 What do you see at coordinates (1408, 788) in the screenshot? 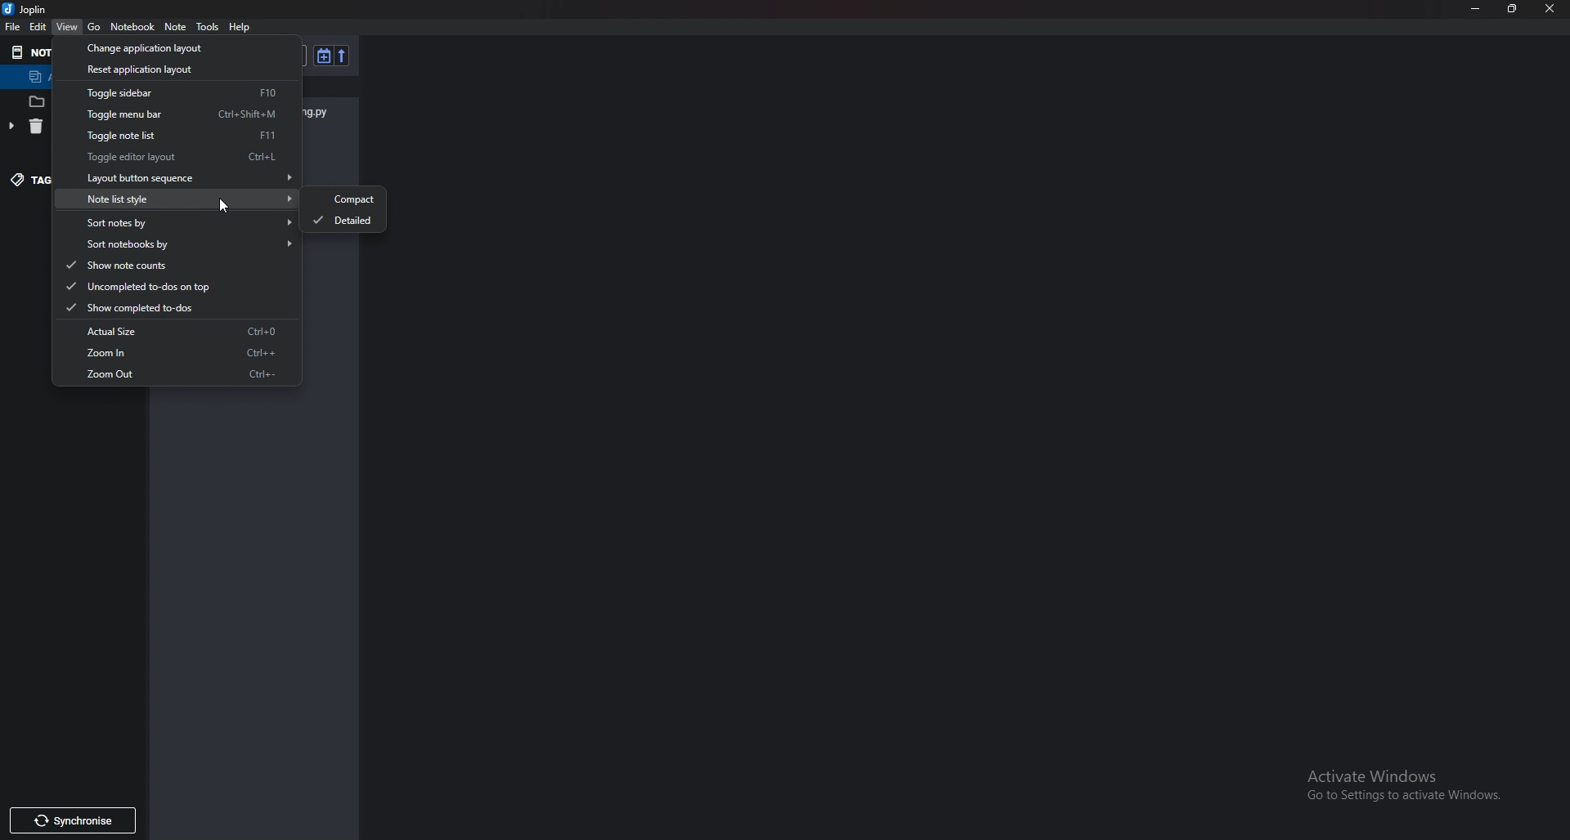
I see `activate windows` at bounding box center [1408, 788].